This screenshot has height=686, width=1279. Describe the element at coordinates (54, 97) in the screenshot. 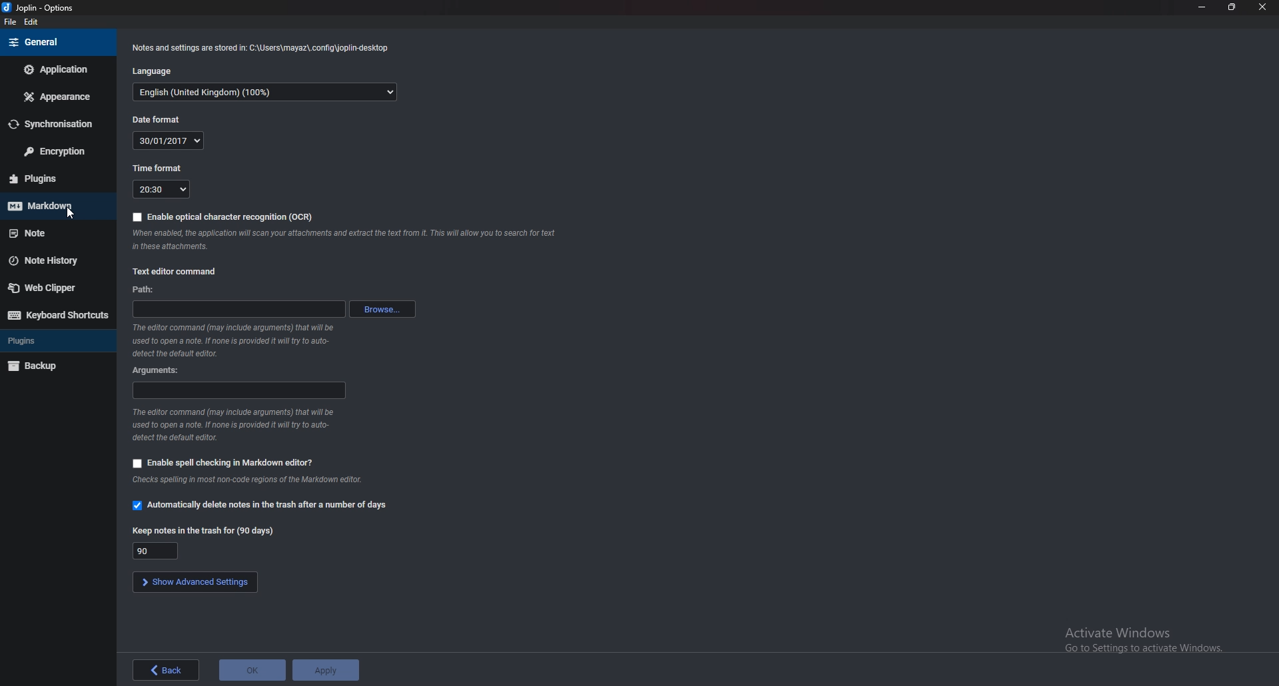

I see `appearance` at that location.